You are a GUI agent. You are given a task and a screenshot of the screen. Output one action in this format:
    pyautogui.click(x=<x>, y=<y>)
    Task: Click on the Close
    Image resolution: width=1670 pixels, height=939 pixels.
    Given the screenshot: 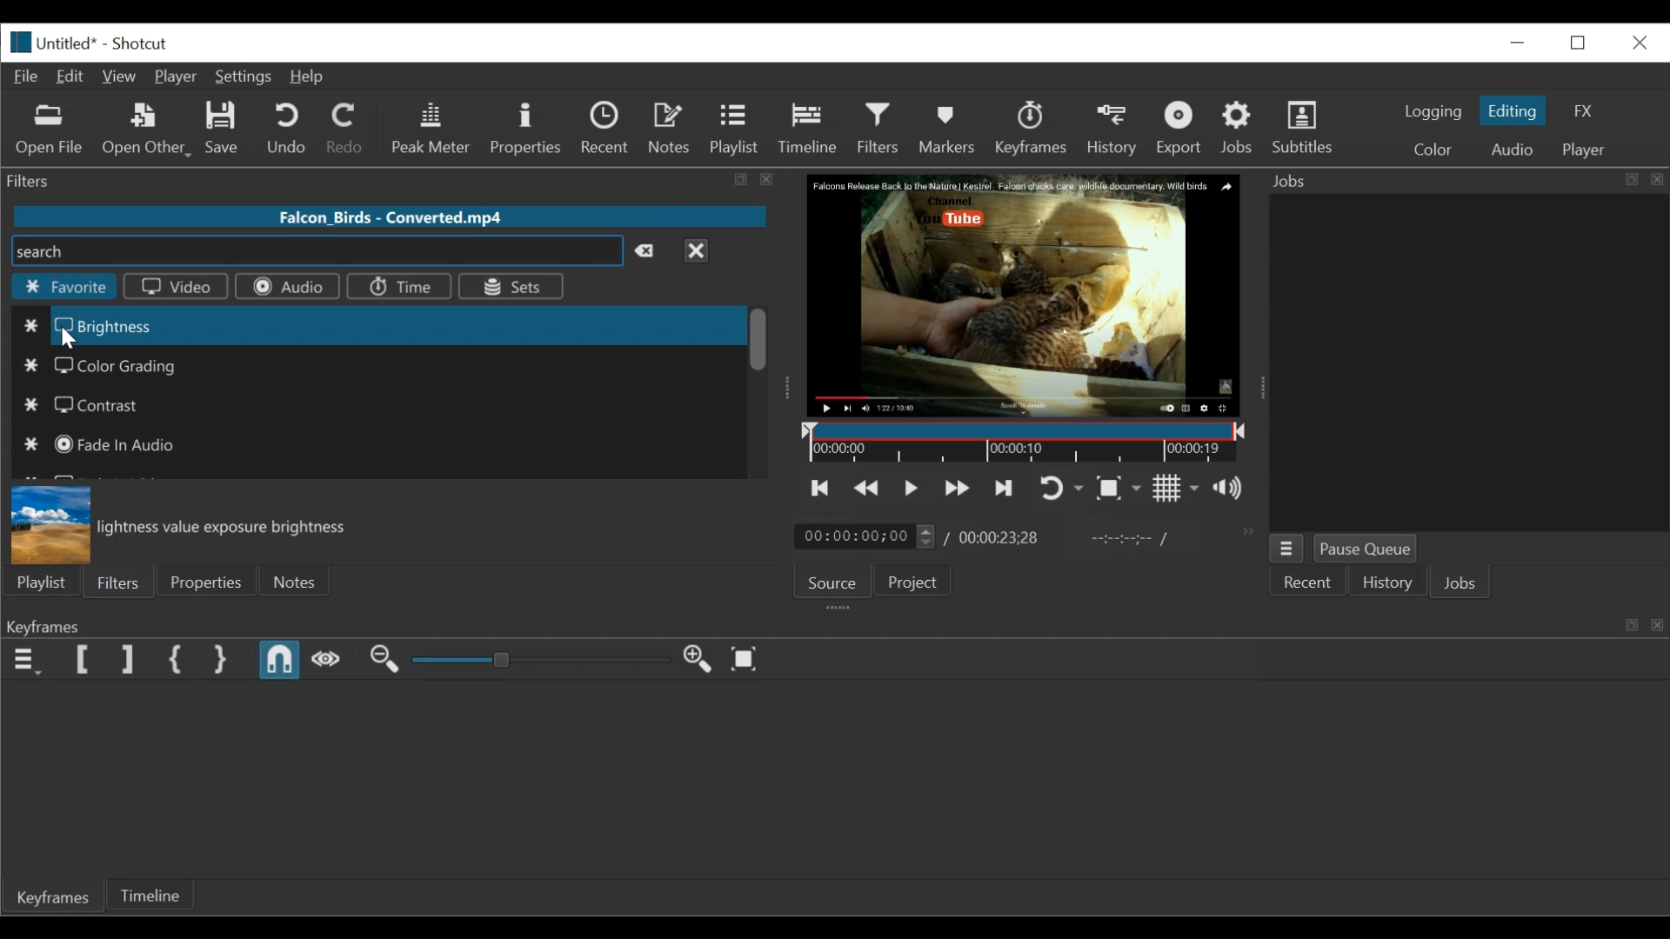 What is the action you would take?
    pyautogui.click(x=1640, y=43)
    